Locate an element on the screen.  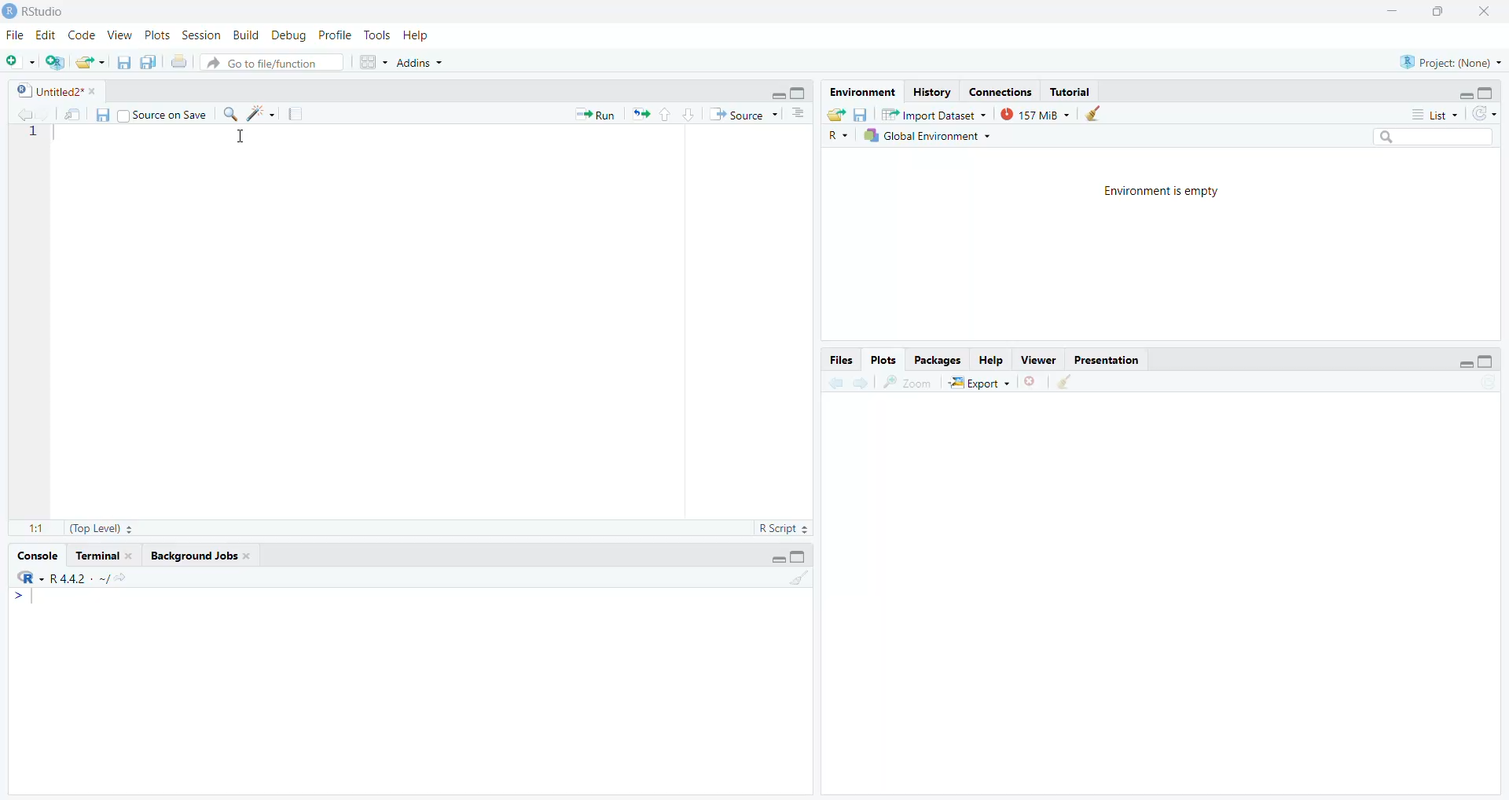
Terminal is located at coordinates (96, 554).